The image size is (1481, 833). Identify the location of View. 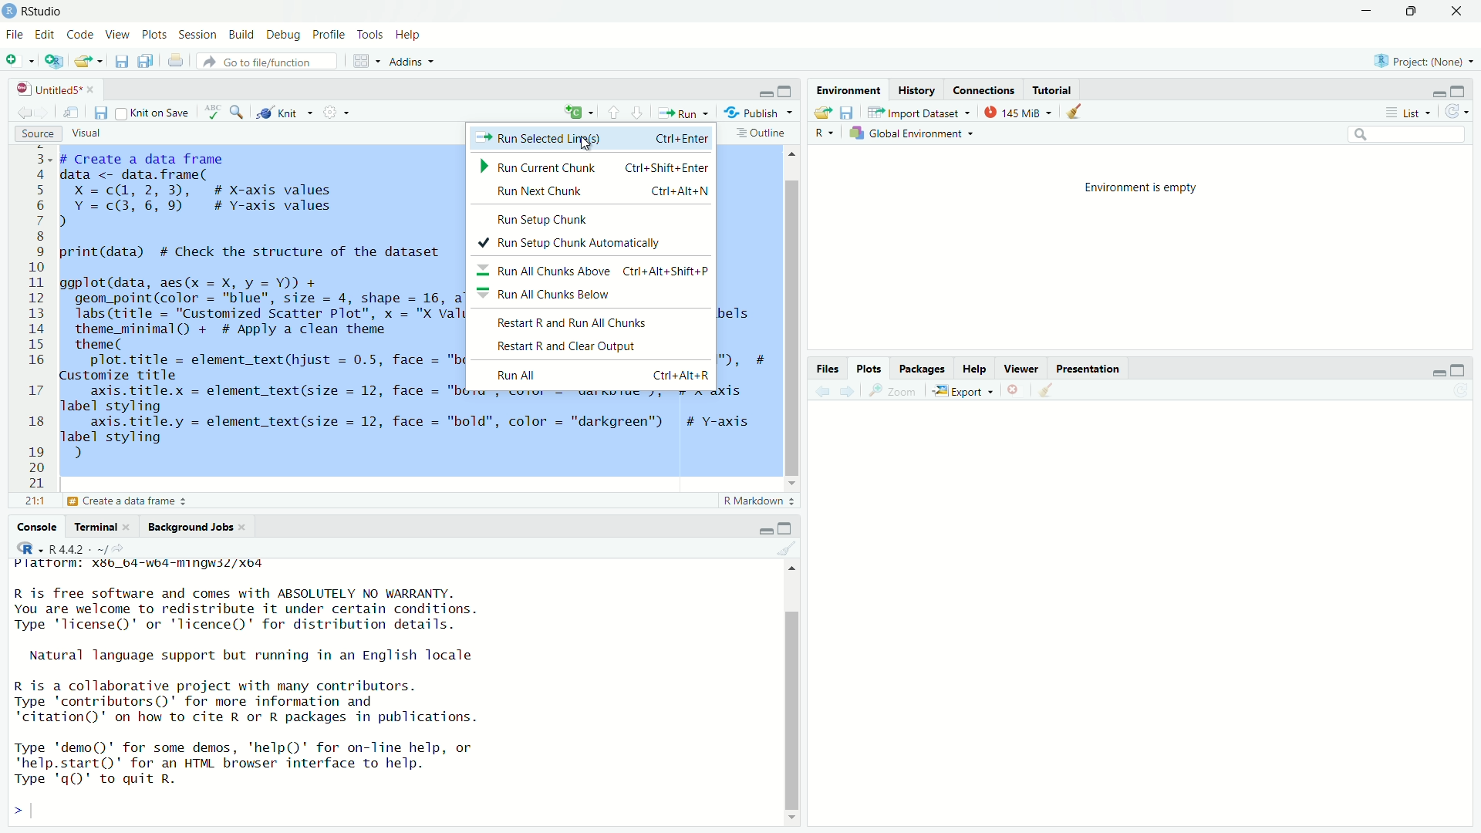
(117, 35).